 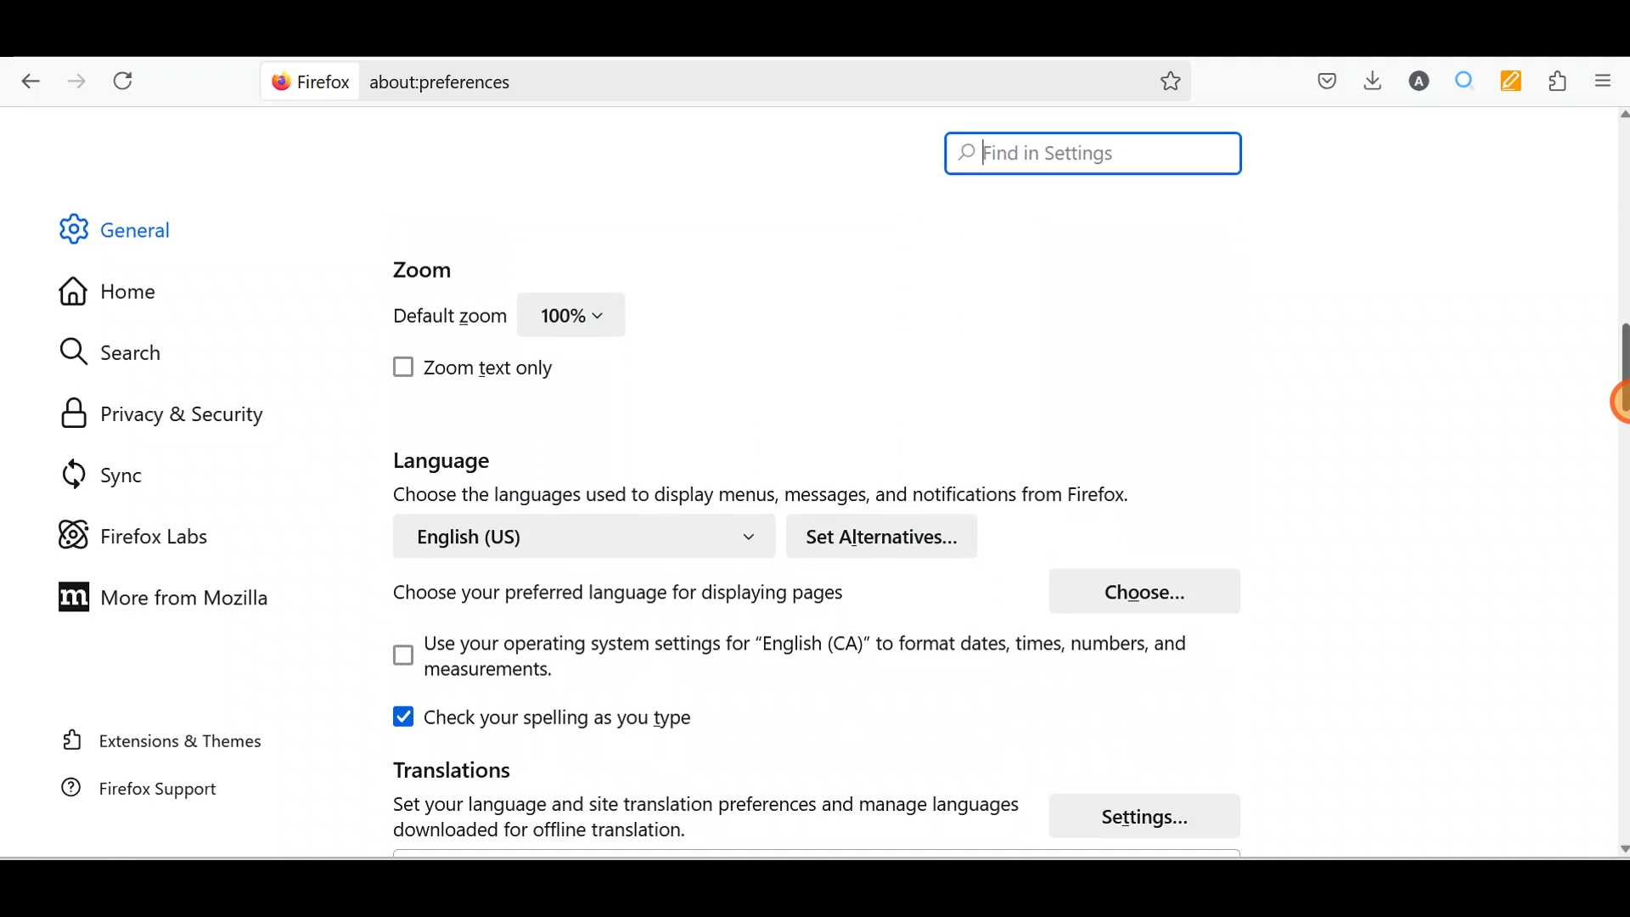 What do you see at coordinates (155, 740) in the screenshot?
I see `Extension & Themes` at bounding box center [155, 740].